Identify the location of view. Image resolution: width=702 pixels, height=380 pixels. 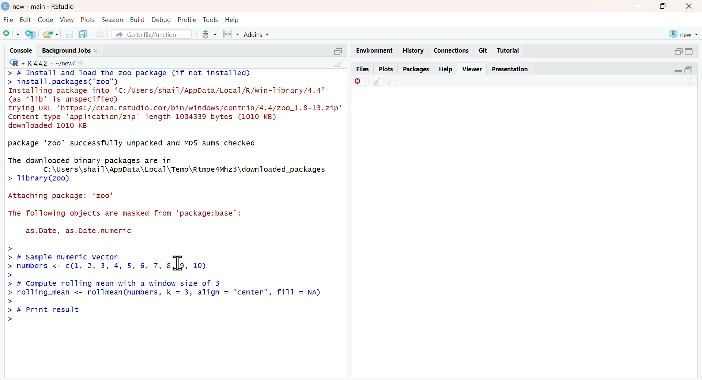
(67, 20).